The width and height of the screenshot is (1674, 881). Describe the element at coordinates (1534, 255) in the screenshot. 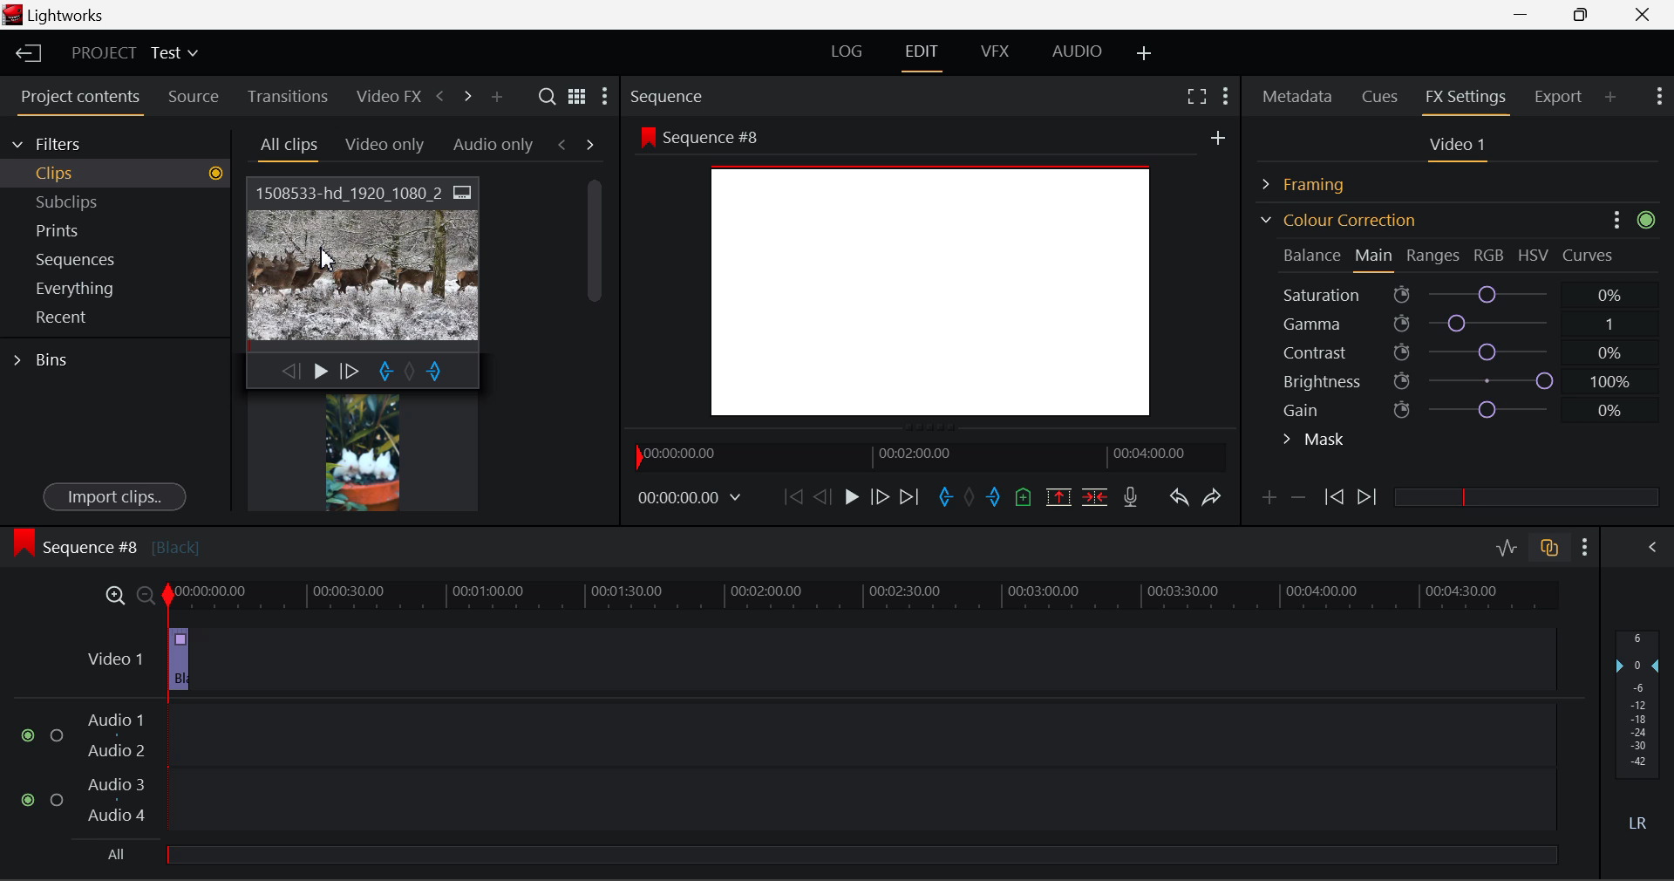

I see `HSV` at that location.